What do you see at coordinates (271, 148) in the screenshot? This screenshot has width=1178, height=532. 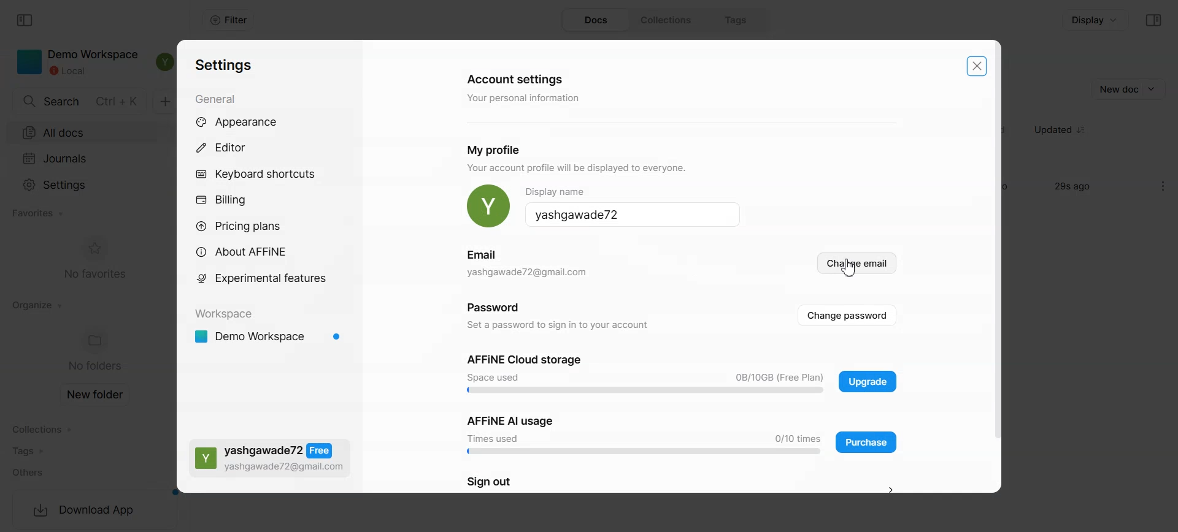 I see `Editor` at bounding box center [271, 148].